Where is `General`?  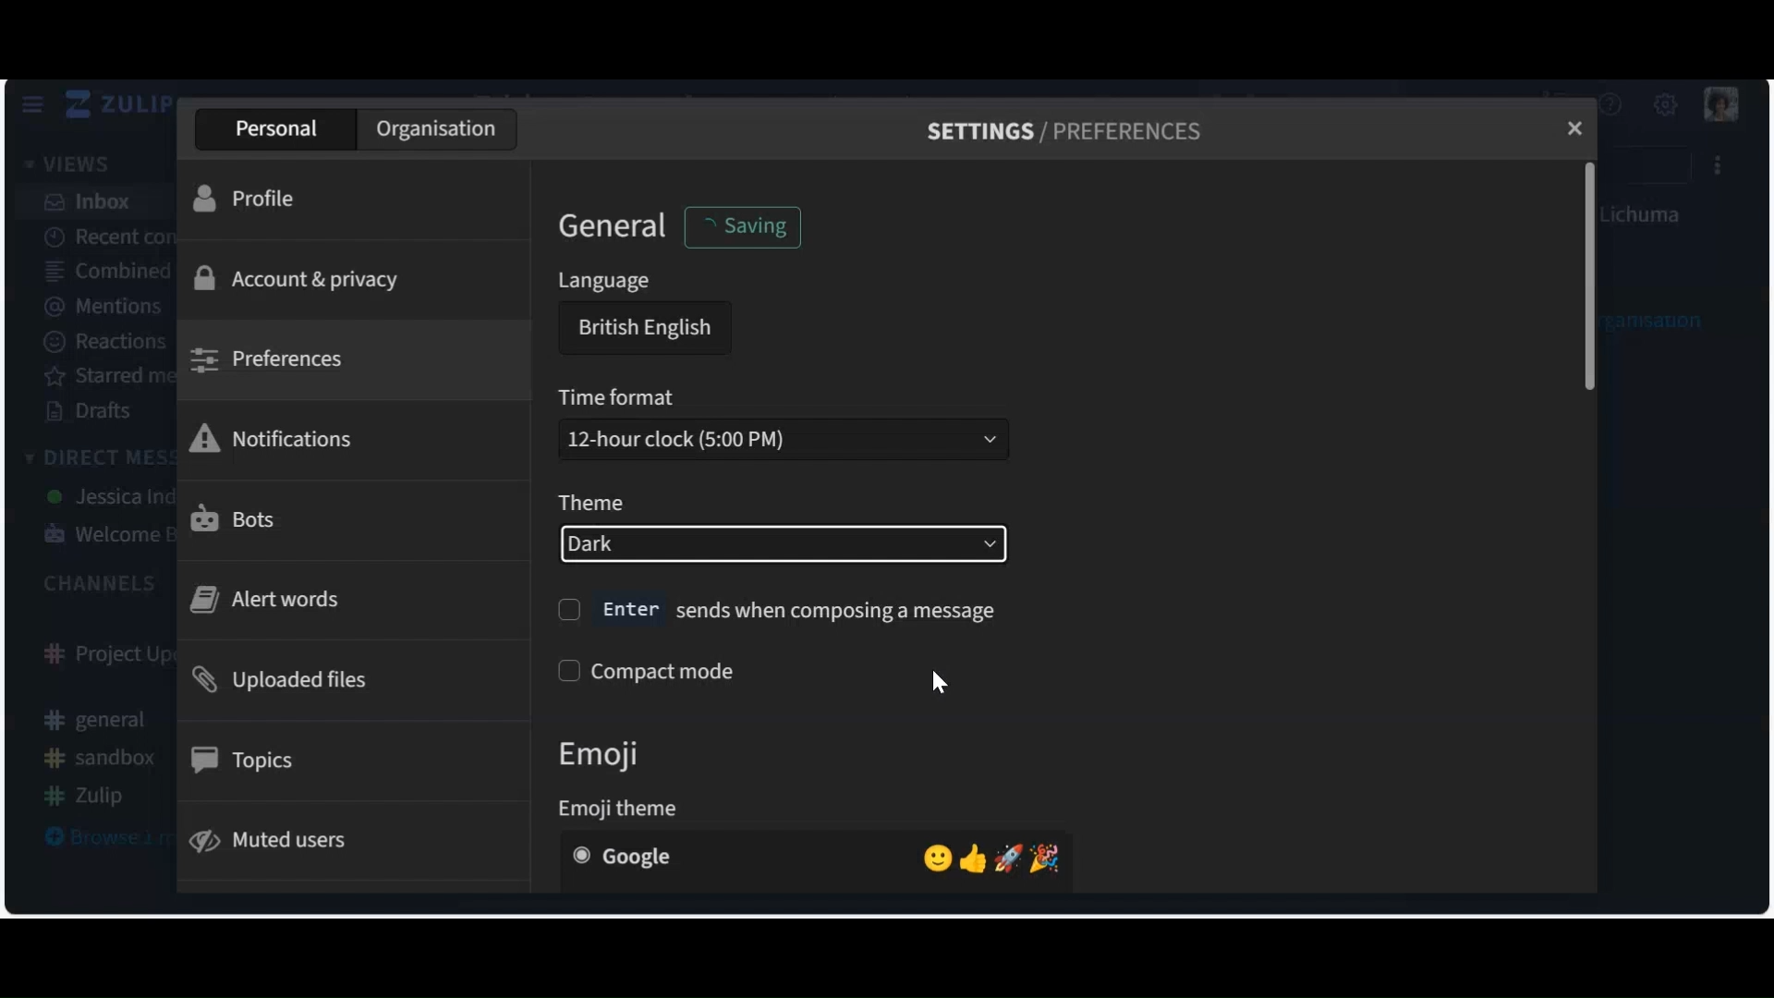
General is located at coordinates (613, 229).